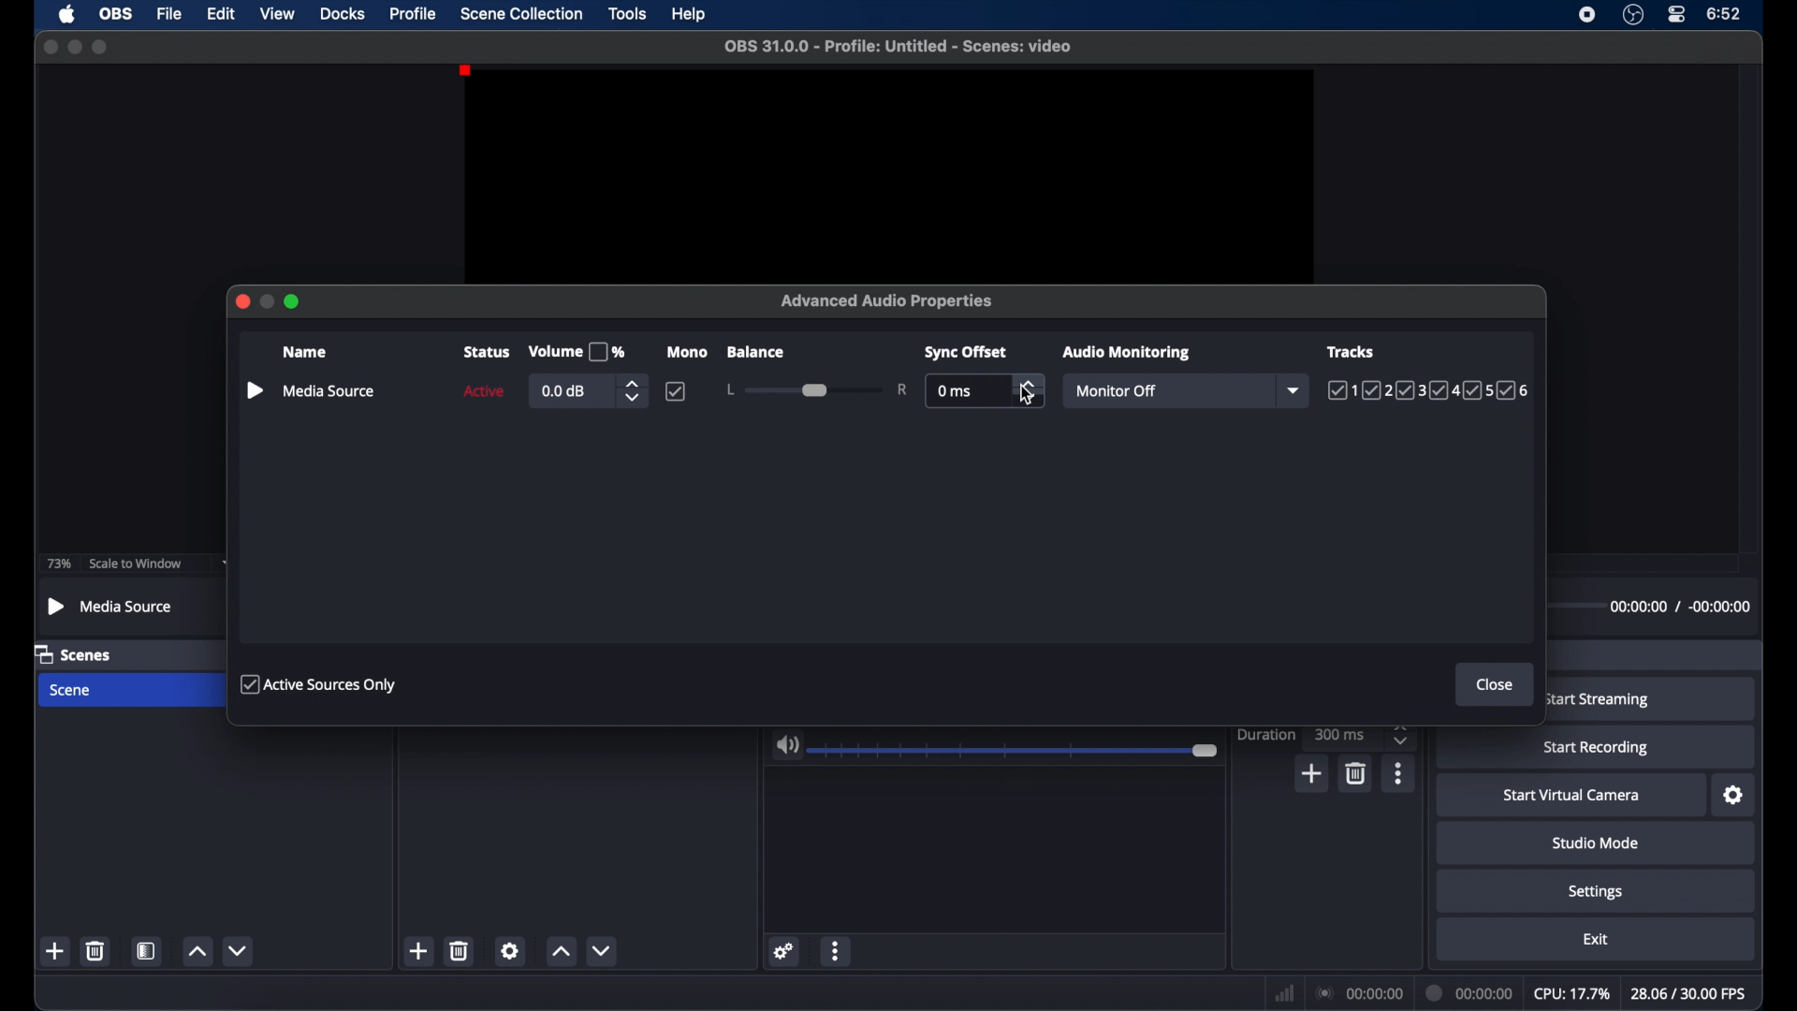 The width and height of the screenshot is (1797, 1011). Describe the element at coordinates (241, 301) in the screenshot. I see `close` at that location.